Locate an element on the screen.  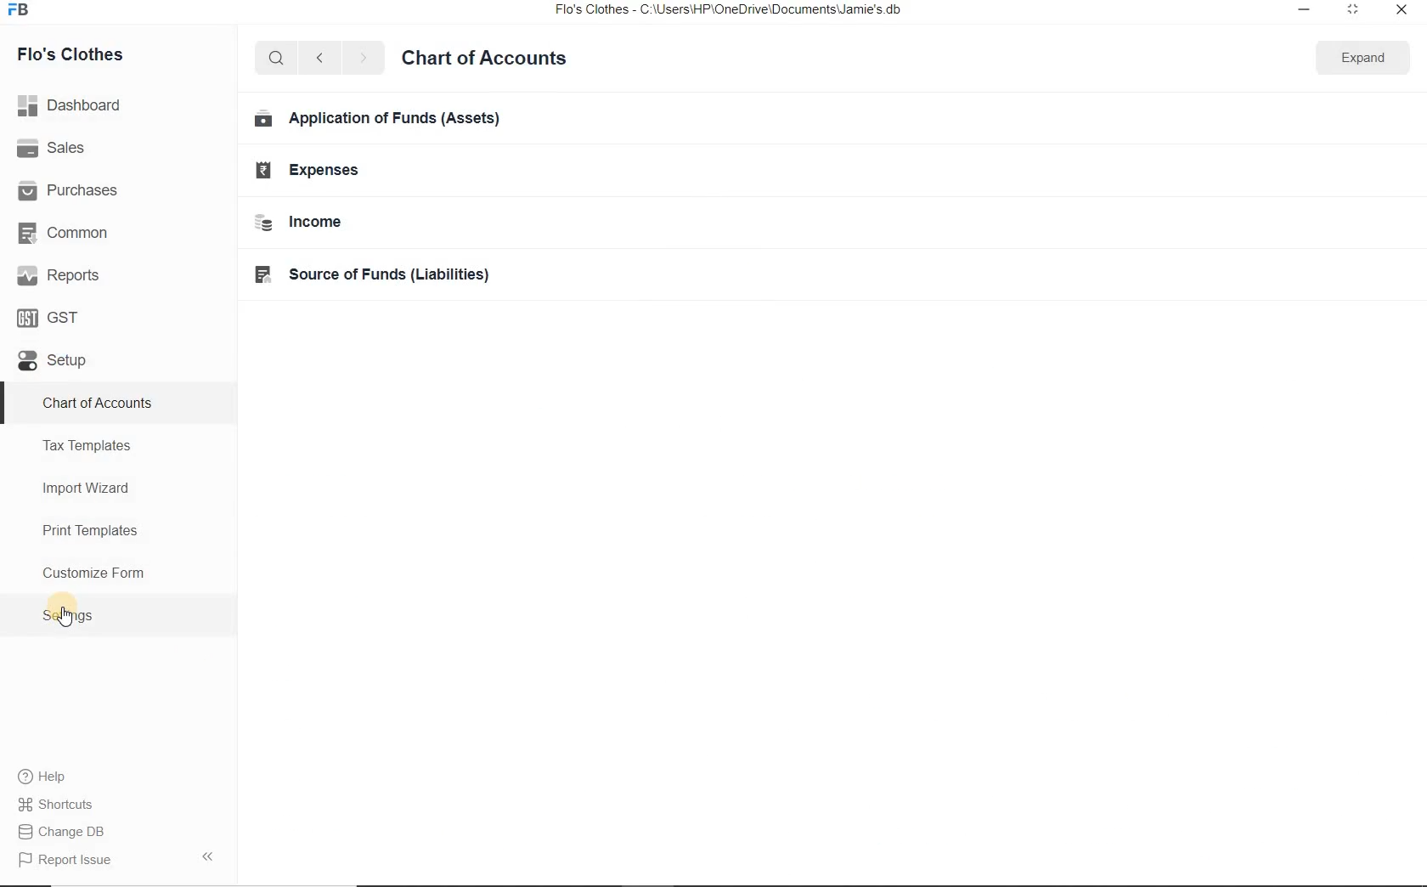
Source of Funds (Liabilities) is located at coordinates (373, 272).